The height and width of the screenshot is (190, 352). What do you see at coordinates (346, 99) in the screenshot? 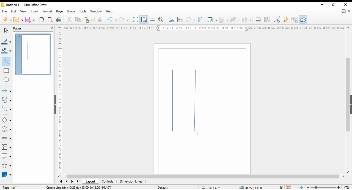
I see `scroll bar` at bounding box center [346, 99].